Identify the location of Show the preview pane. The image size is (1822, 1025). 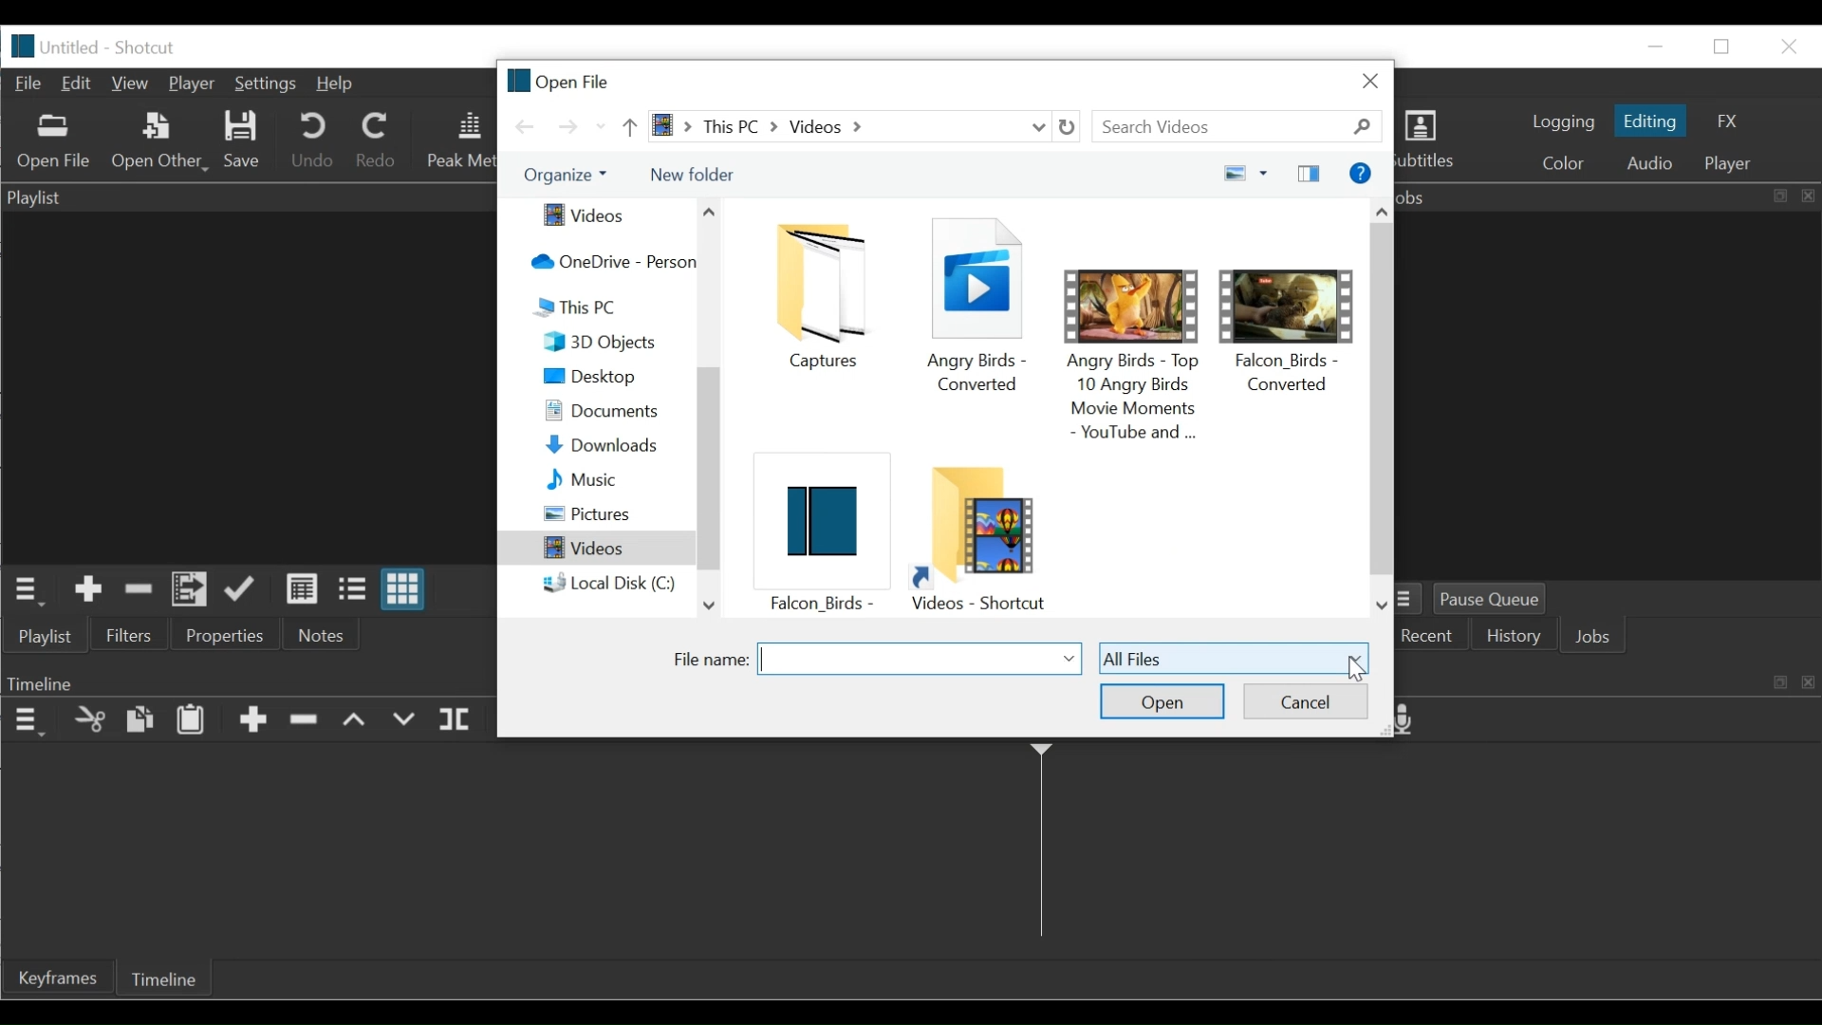
(1311, 173).